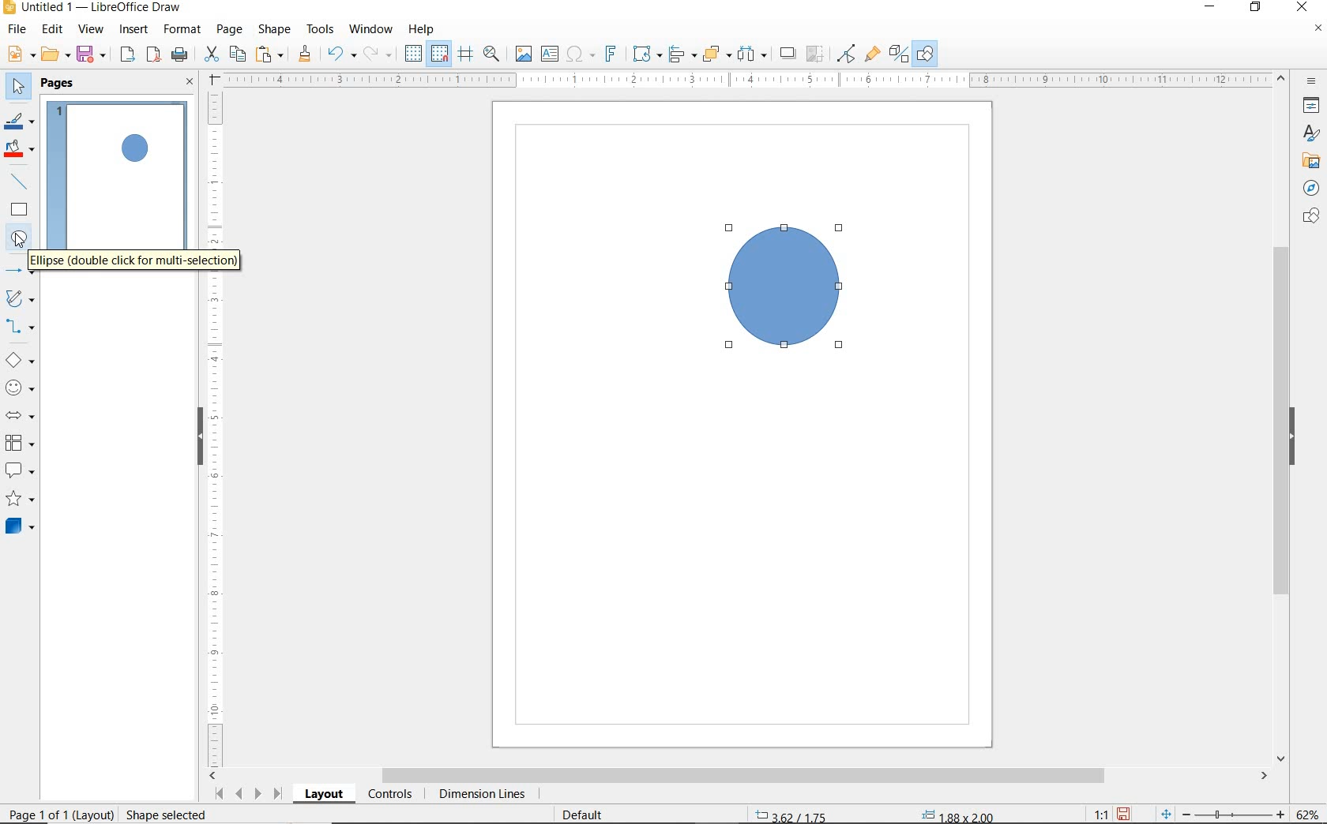 This screenshot has width=1327, height=824. Describe the element at coordinates (551, 54) in the screenshot. I see `INSERT TEXT BOX` at that location.